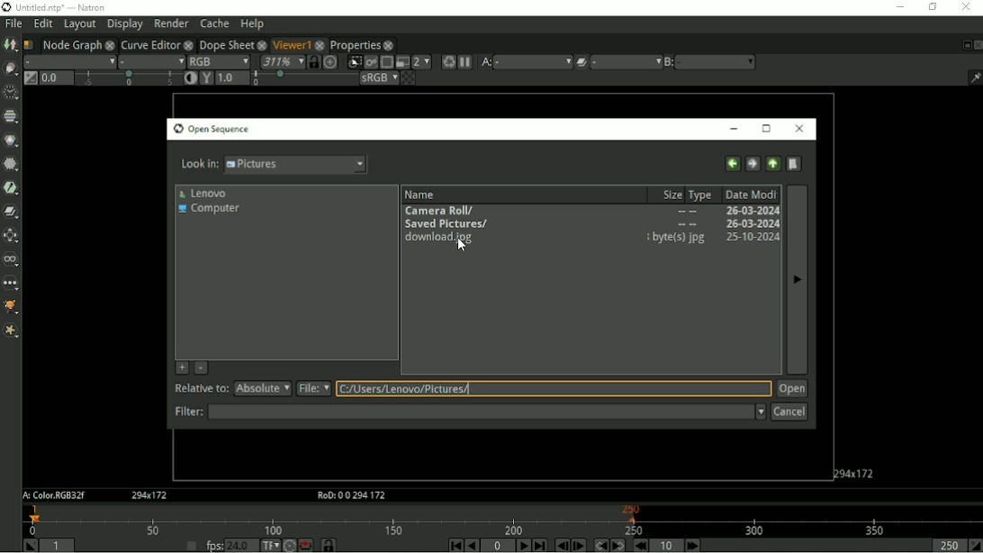 The height and width of the screenshot is (553, 983). I want to click on Checkerboard, so click(408, 78).